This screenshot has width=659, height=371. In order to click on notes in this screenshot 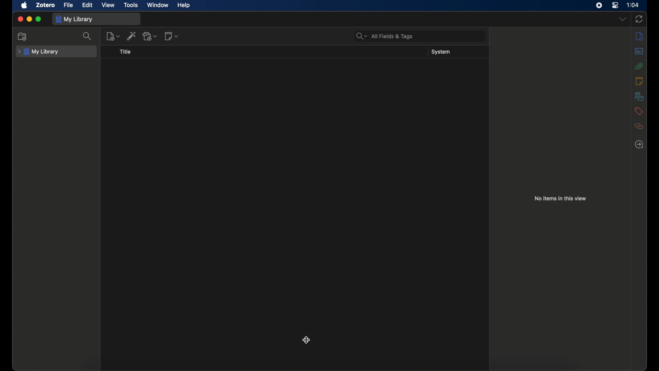, I will do `click(639, 81)`.